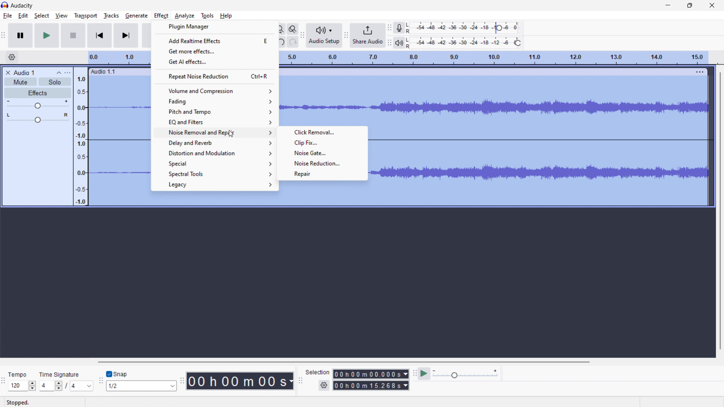 This screenshot has height=407, width=724. I want to click on tracks, so click(111, 15).